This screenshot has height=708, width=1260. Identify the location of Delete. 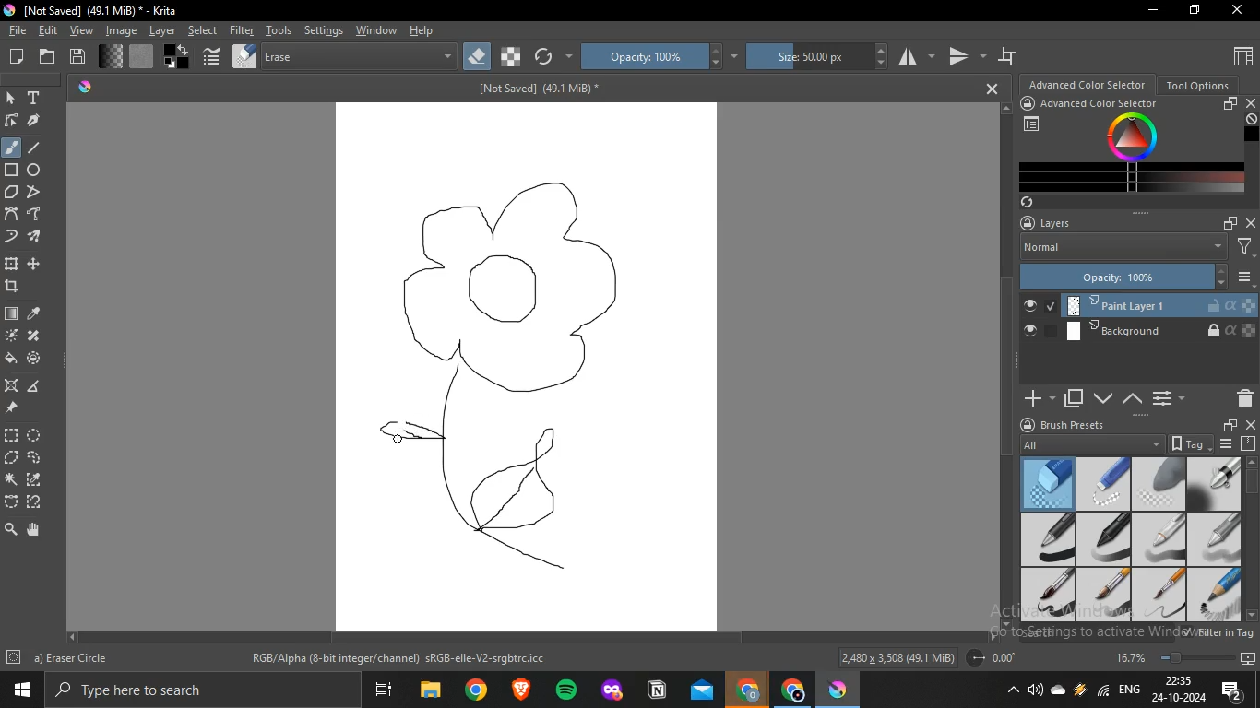
(1241, 399).